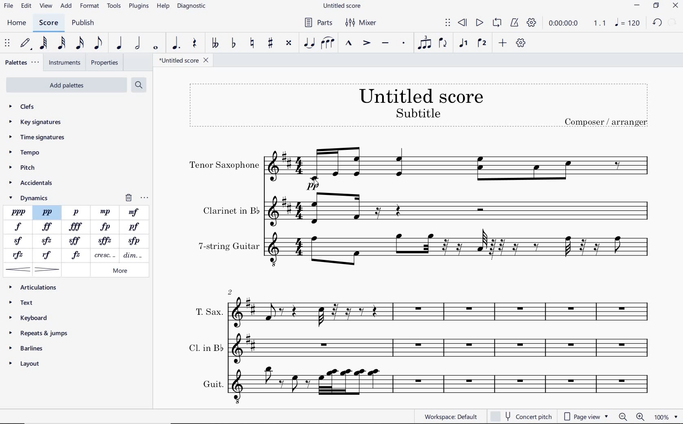  What do you see at coordinates (666, 417) in the screenshot?
I see `zoom factor` at bounding box center [666, 417].